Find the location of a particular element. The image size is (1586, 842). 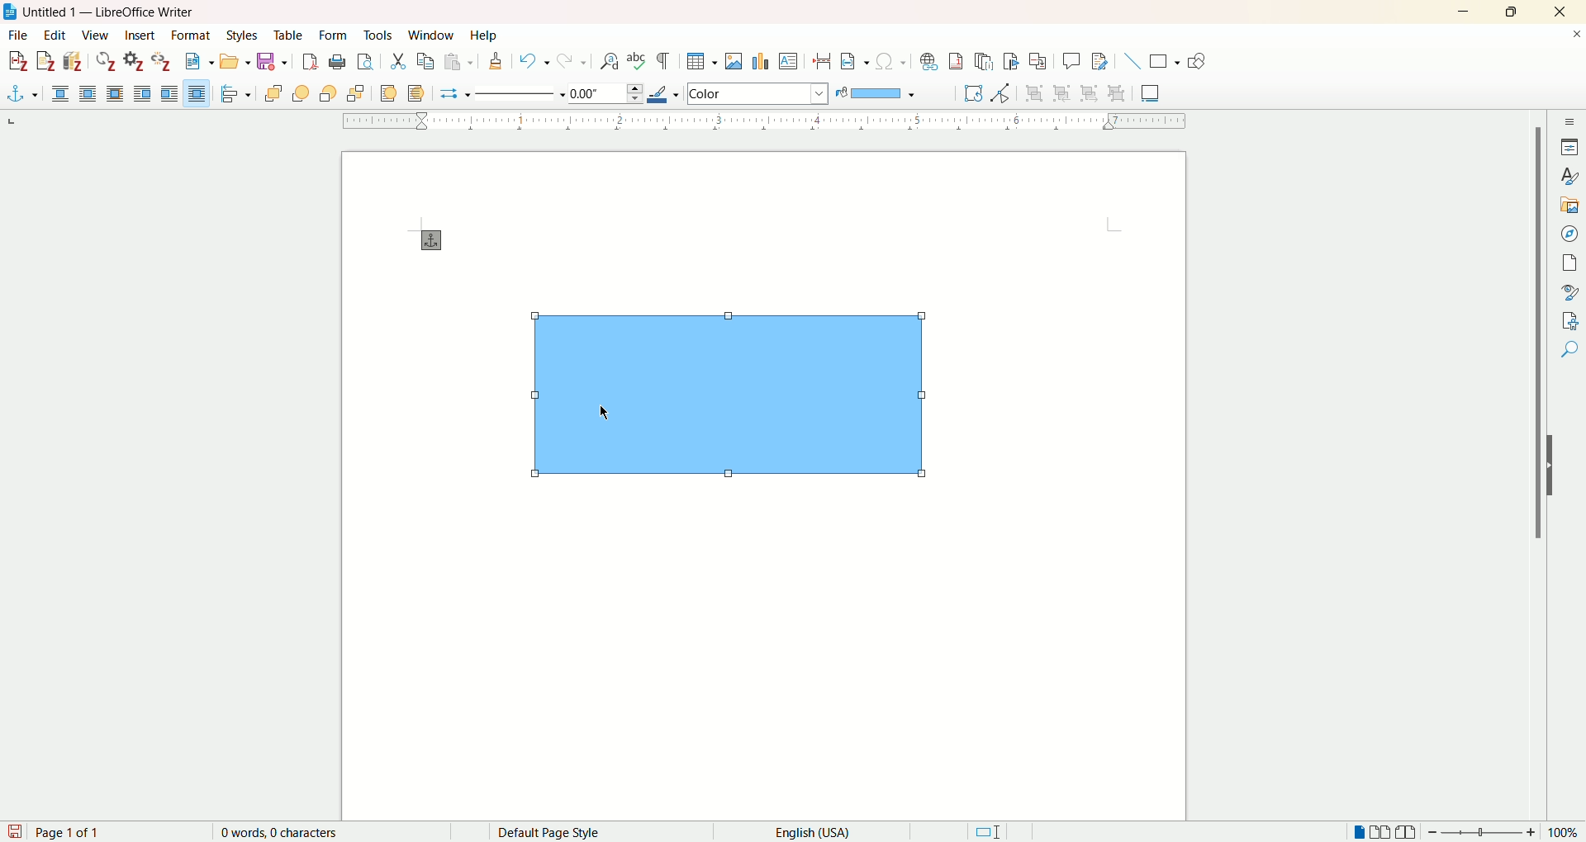

clone formatting is located at coordinates (496, 60).